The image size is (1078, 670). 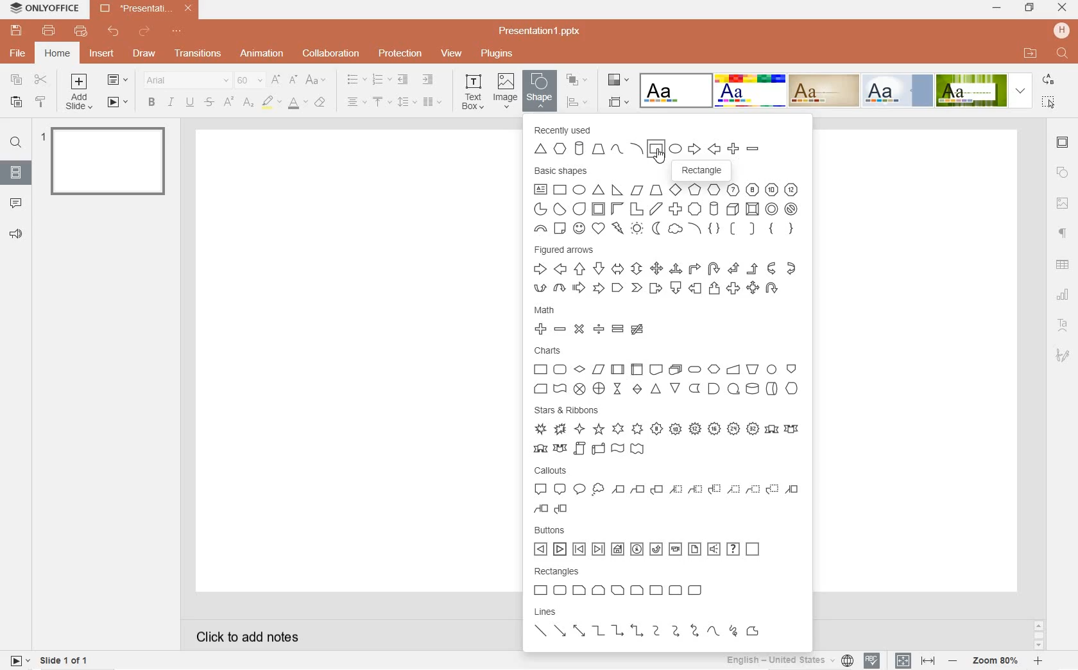 I want to click on Pentagon, so click(x=618, y=288).